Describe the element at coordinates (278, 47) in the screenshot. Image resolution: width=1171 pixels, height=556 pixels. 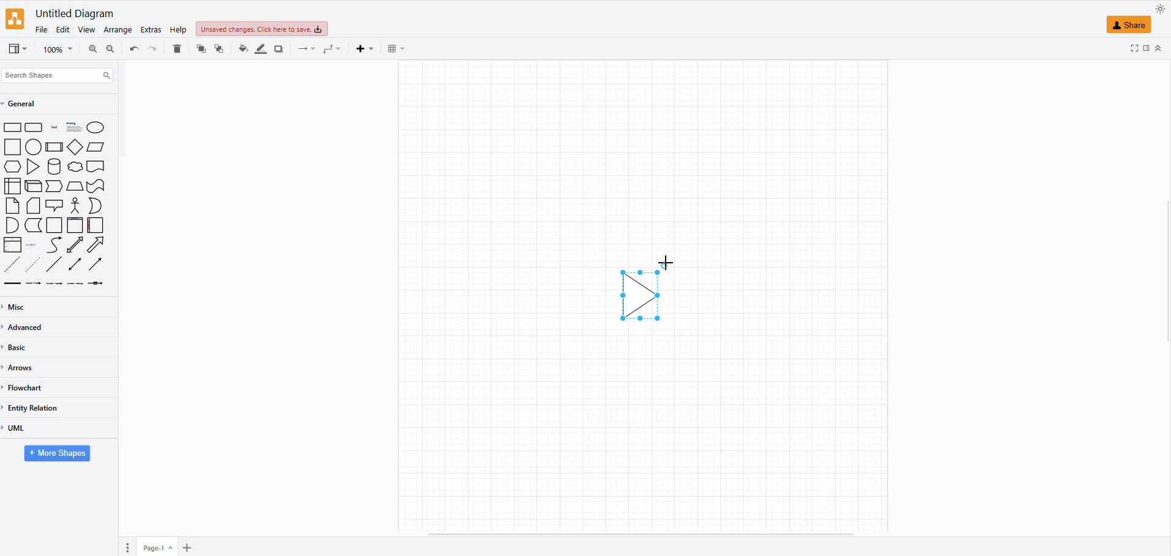
I see `shadow` at that location.